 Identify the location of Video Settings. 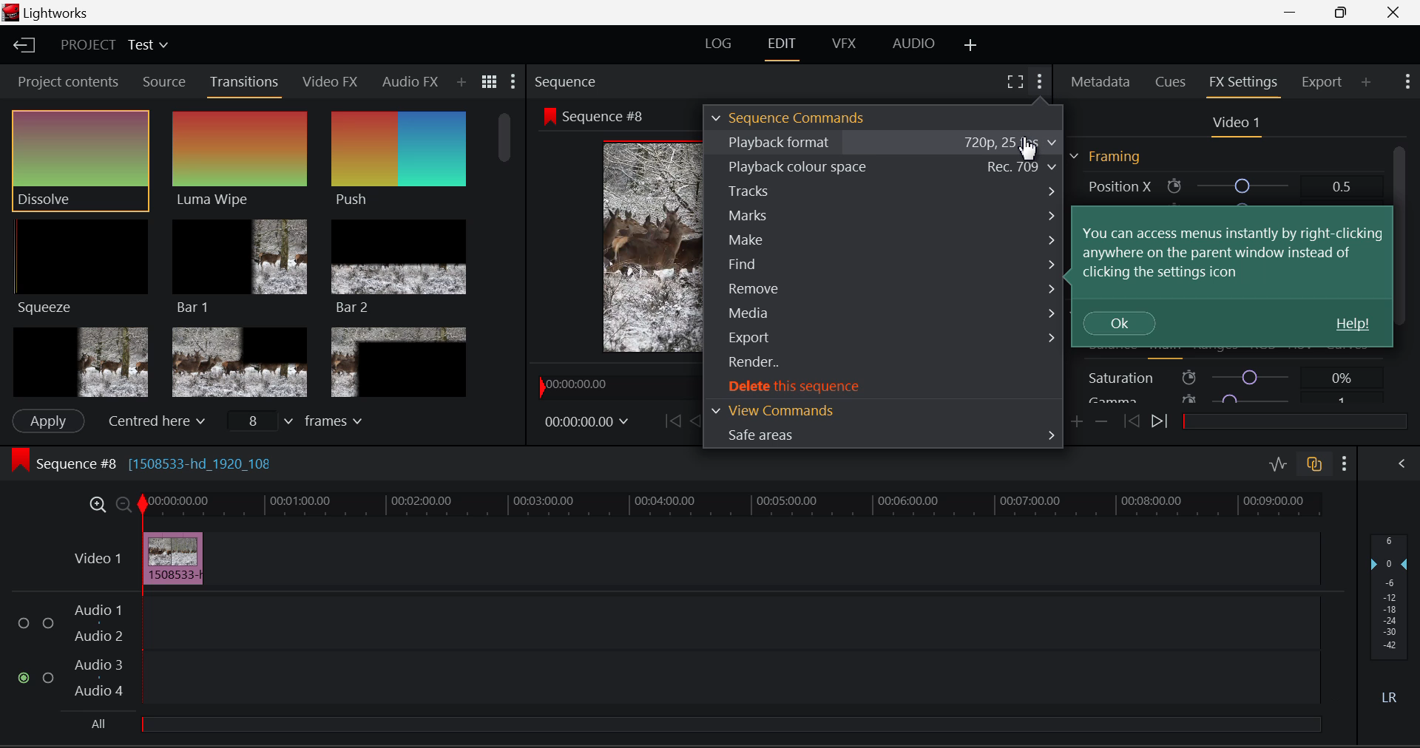
(1237, 124).